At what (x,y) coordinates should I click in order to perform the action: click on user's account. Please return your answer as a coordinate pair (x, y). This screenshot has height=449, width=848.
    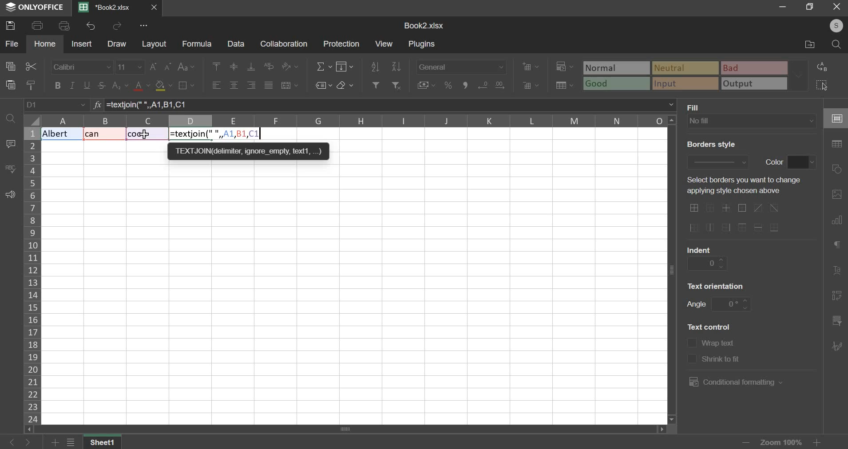
    Looking at the image, I should click on (831, 25).